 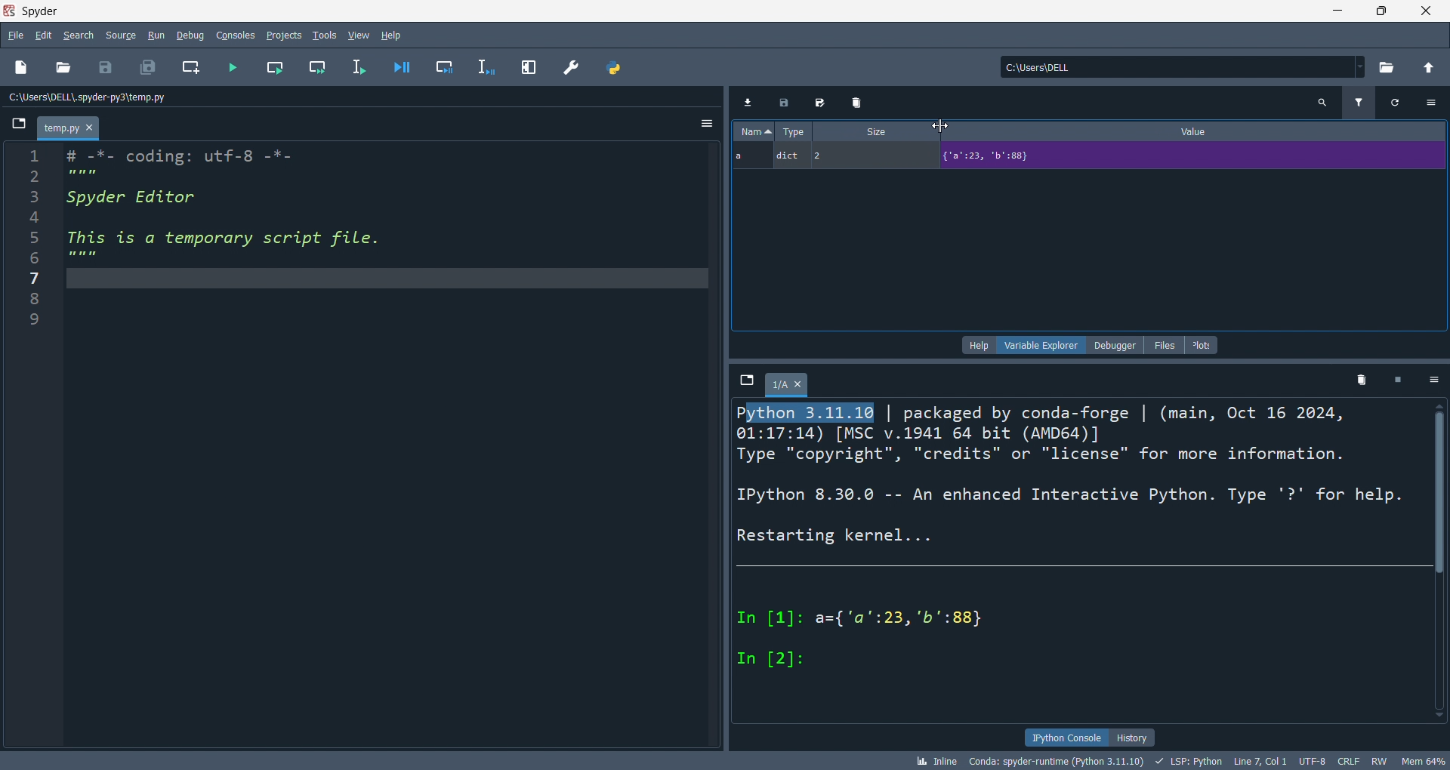 I want to click on view, so click(x=357, y=33).